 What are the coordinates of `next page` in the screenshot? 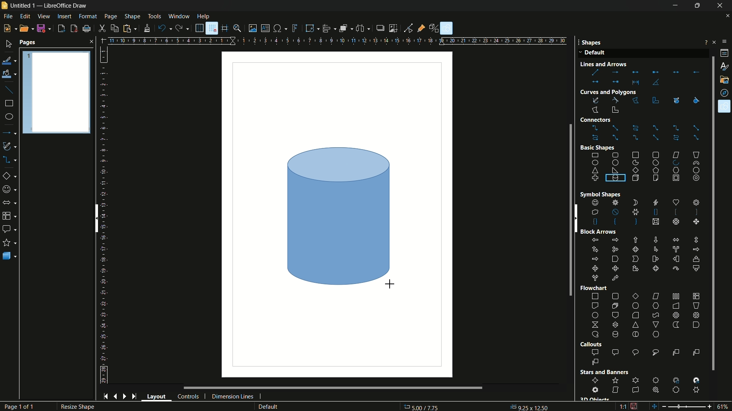 It's located at (125, 397).